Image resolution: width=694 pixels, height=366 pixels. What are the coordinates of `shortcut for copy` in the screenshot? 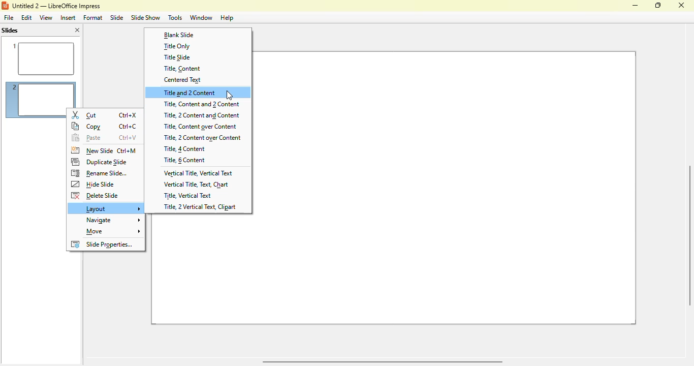 It's located at (128, 126).